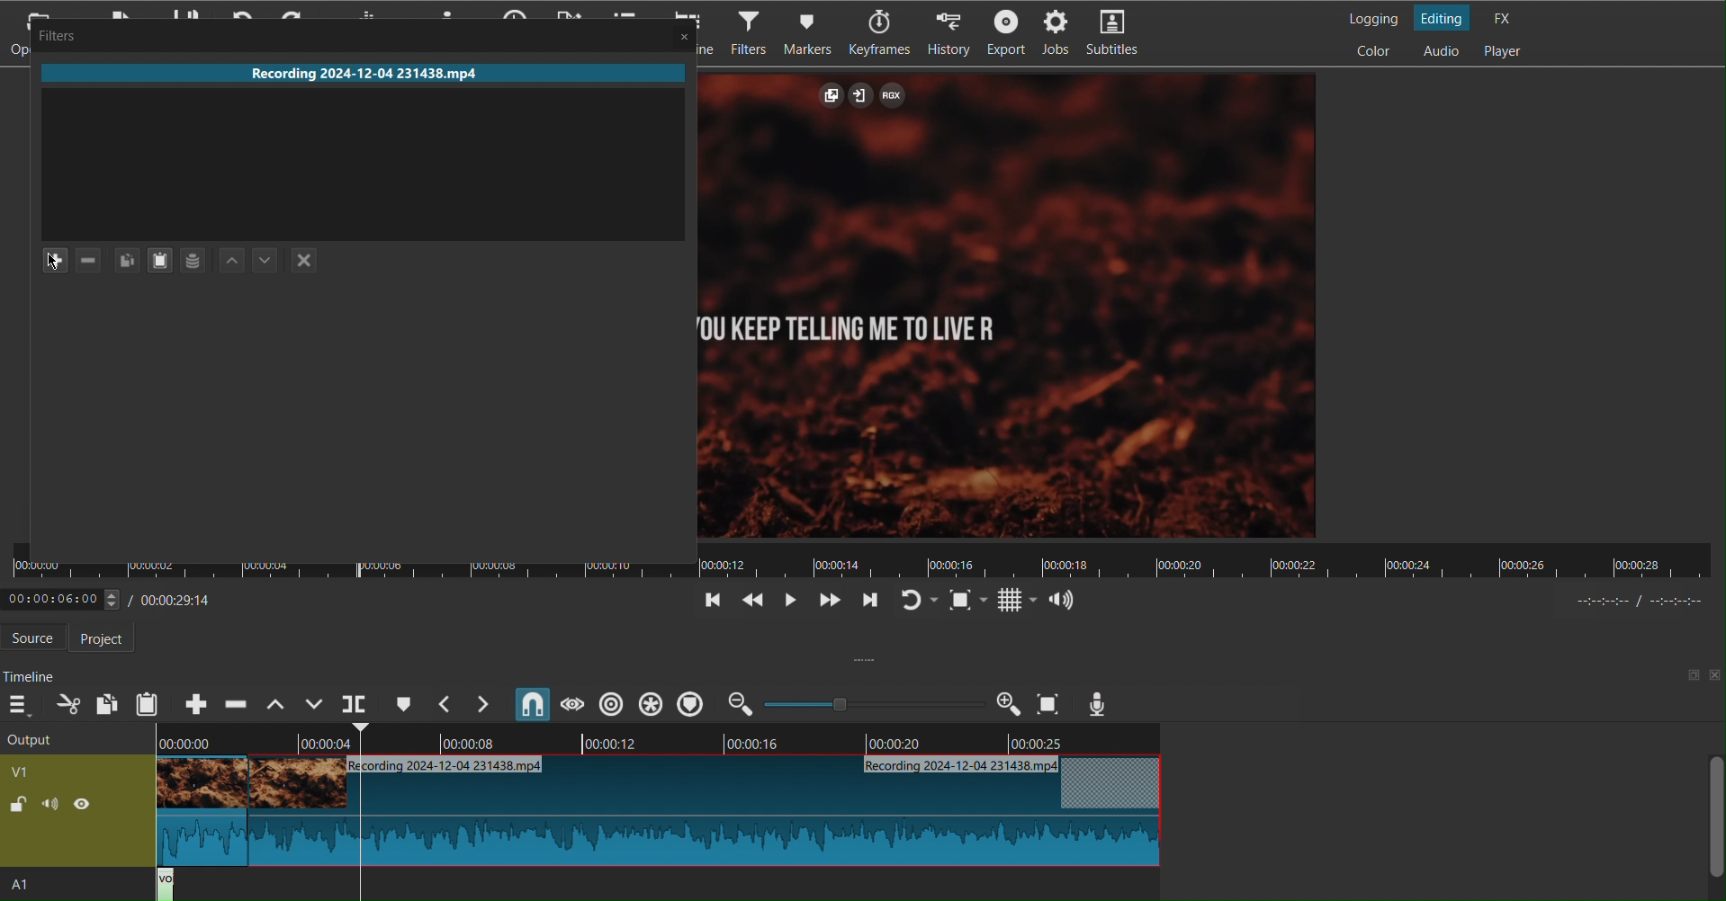  What do you see at coordinates (108, 702) in the screenshot?
I see `Copy` at bounding box center [108, 702].